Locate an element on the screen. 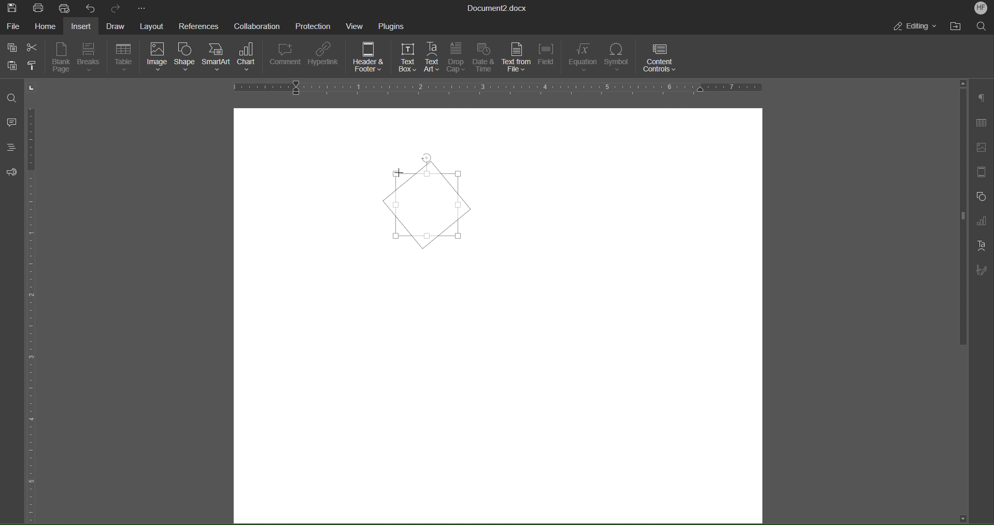  Graph is located at coordinates (981, 221).